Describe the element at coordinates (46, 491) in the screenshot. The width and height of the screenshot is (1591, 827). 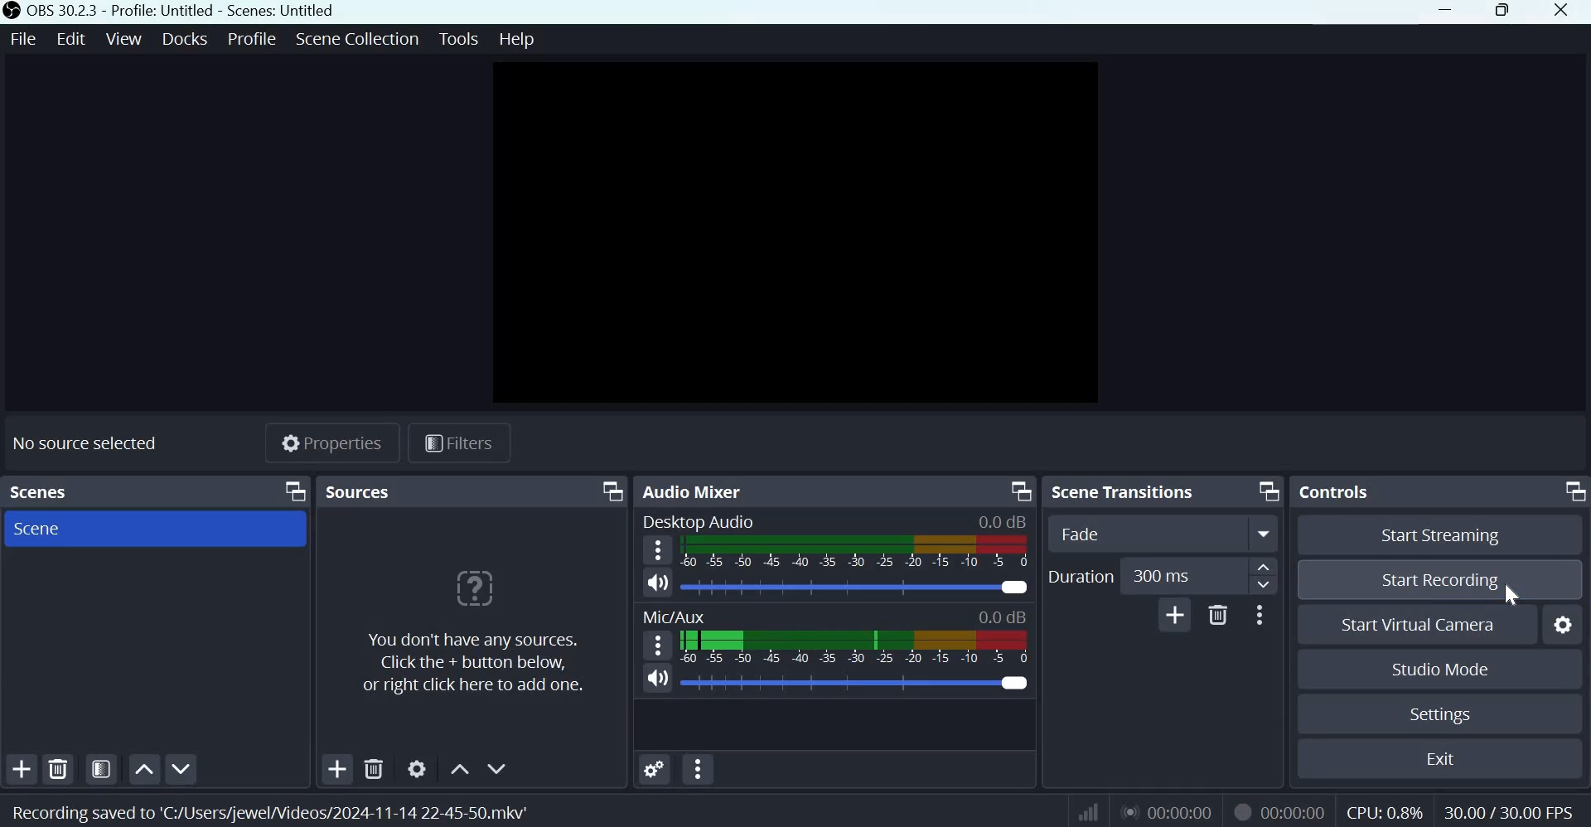
I see `Scenes` at that location.